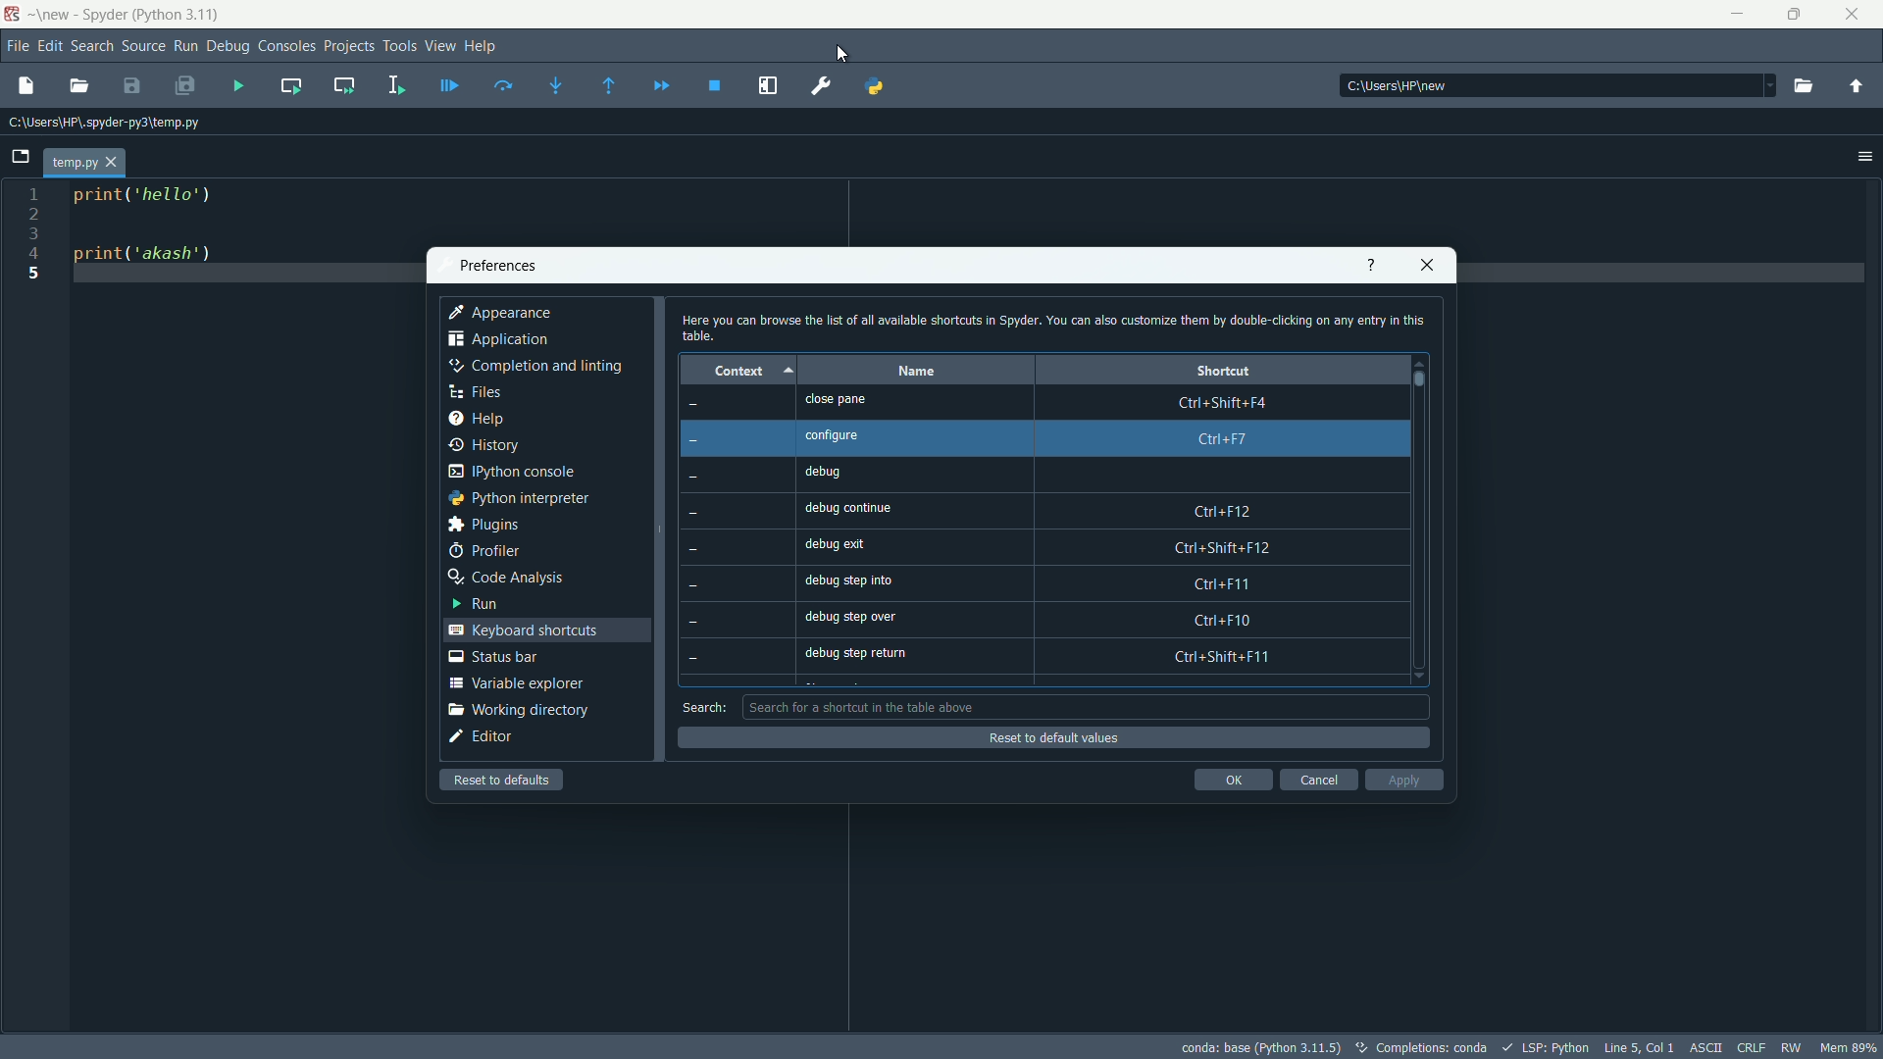 The width and height of the screenshot is (1883, 1059). What do you see at coordinates (1421, 378) in the screenshot?
I see `scroll bar` at bounding box center [1421, 378].